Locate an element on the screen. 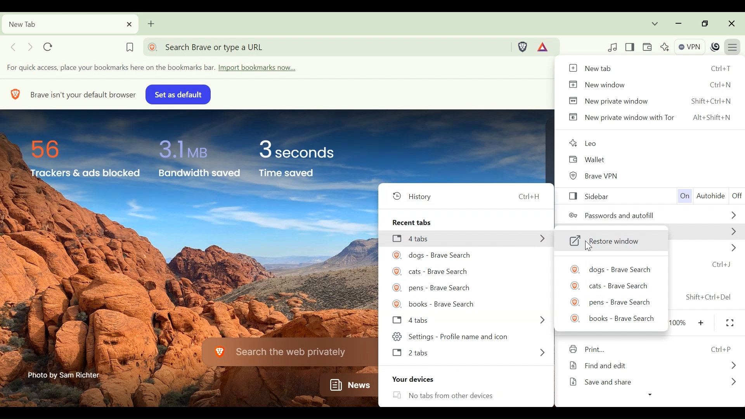 The width and height of the screenshot is (745, 419). cats - Brave Search is located at coordinates (610, 285).